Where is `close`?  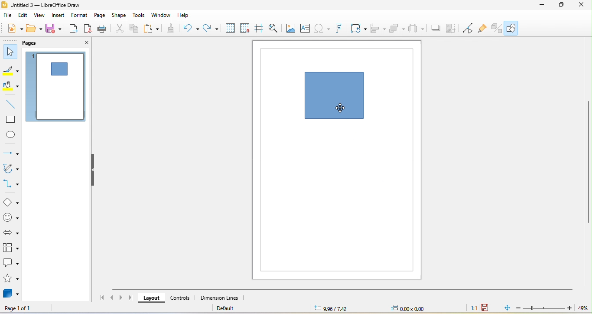 close is located at coordinates (583, 7).